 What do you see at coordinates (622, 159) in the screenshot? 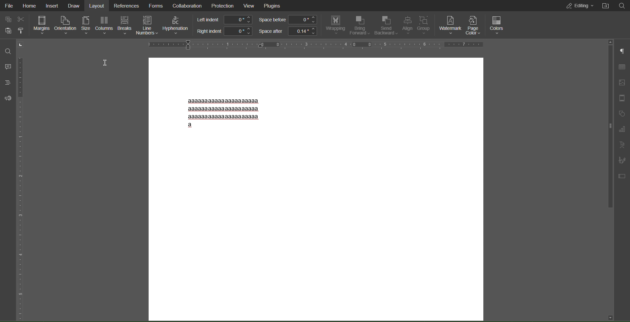
I see `Signature` at bounding box center [622, 159].